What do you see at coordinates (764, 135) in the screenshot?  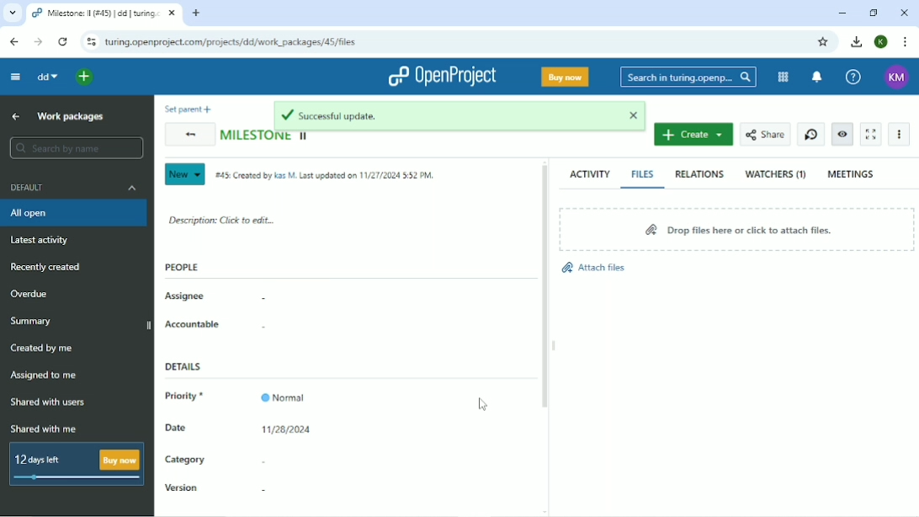 I see `Share` at bounding box center [764, 135].